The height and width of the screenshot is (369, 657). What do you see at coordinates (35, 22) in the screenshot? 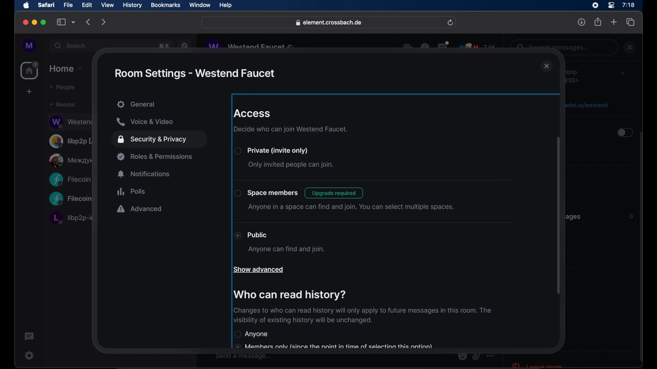
I see `minimize` at bounding box center [35, 22].